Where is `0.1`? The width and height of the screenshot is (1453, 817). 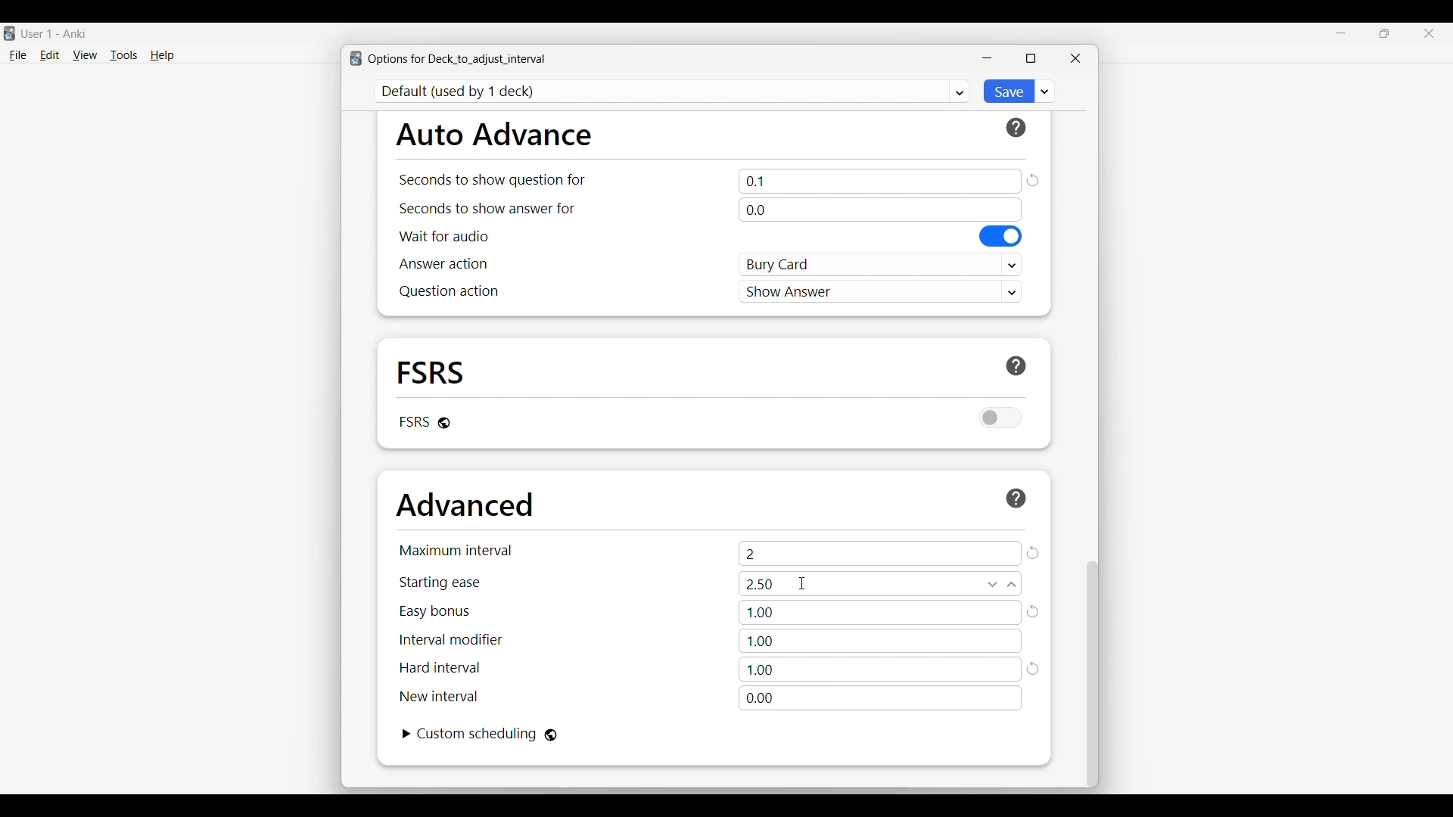
0.1 is located at coordinates (880, 181).